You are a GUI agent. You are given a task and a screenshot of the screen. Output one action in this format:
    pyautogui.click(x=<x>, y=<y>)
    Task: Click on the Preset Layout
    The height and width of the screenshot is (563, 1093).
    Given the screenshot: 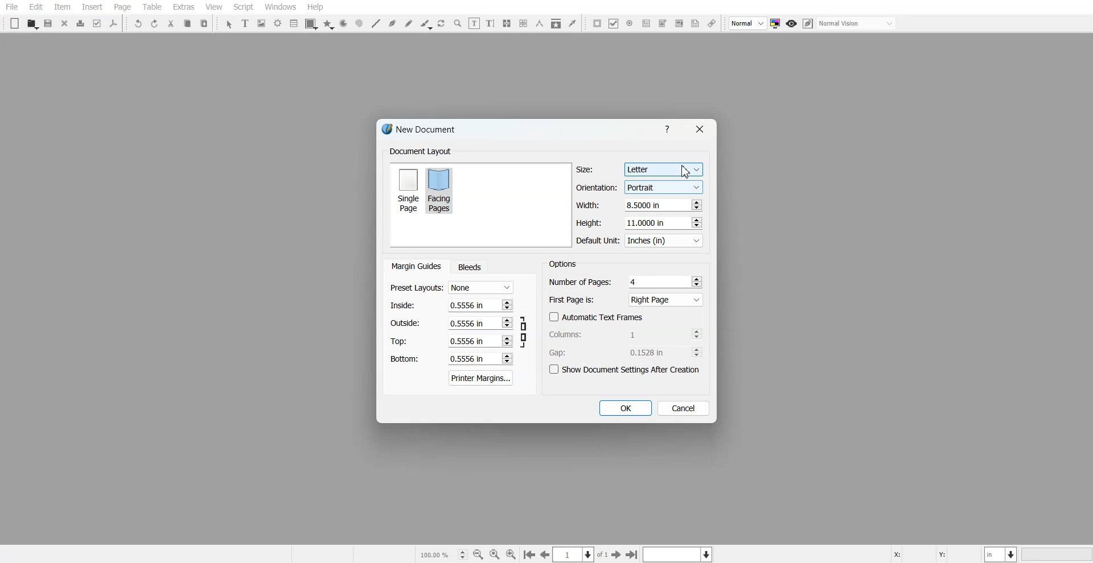 What is the action you would take?
    pyautogui.click(x=451, y=288)
    